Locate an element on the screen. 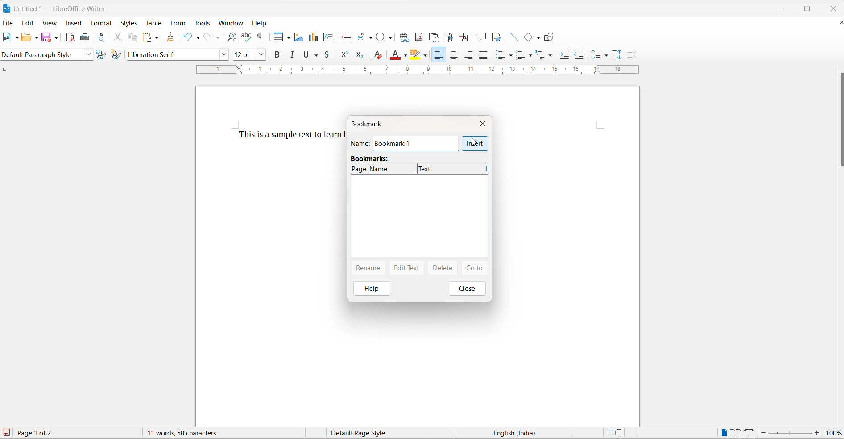  special characters is located at coordinates (385, 38).